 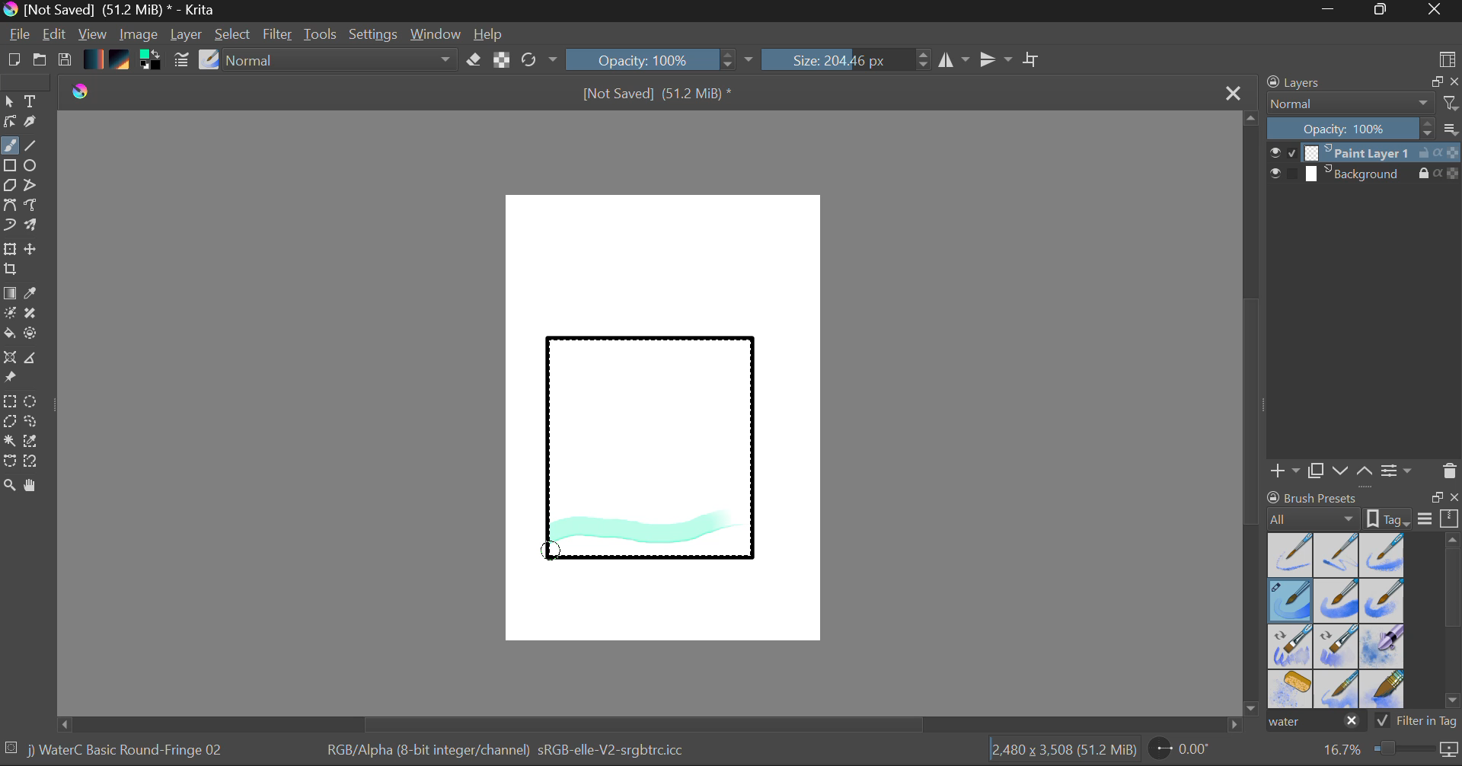 I want to click on Settings, so click(x=374, y=34).